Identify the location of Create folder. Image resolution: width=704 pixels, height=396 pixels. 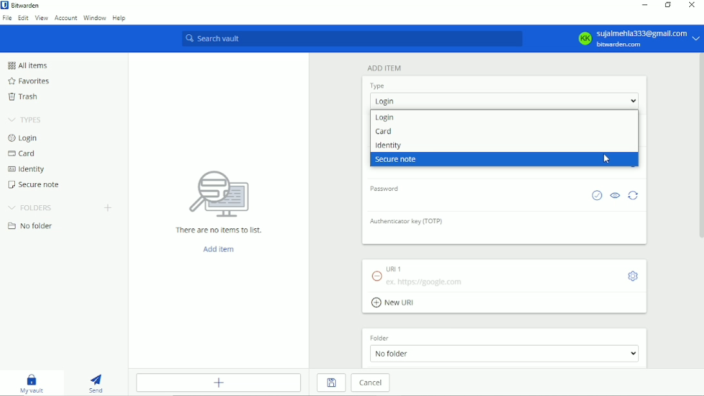
(108, 207).